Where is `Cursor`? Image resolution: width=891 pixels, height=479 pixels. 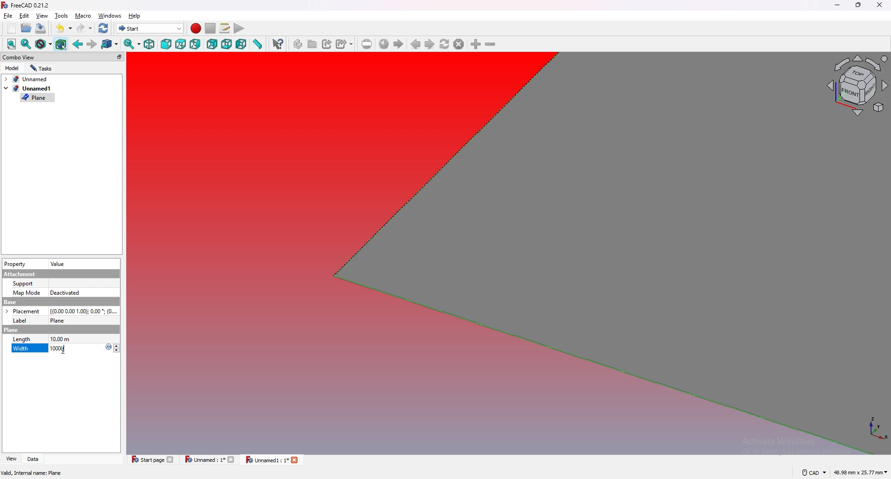
Cursor is located at coordinates (64, 349).